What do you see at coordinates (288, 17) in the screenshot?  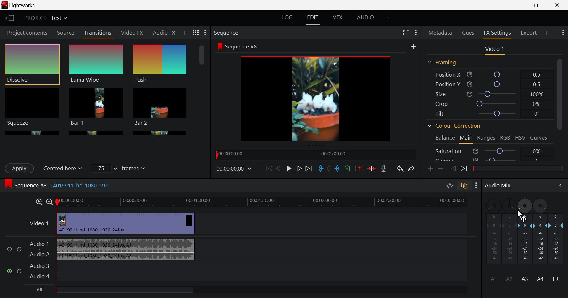 I see `LOG Layout` at bounding box center [288, 17].